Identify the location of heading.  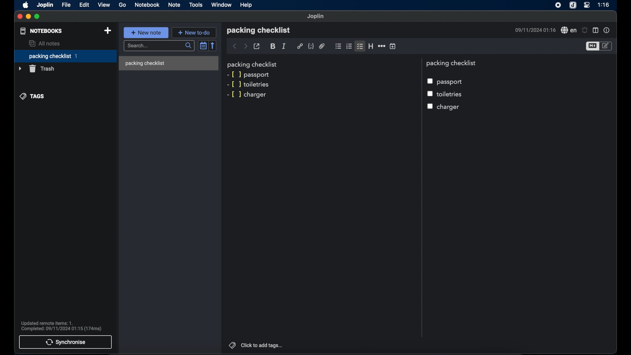
(371, 46).